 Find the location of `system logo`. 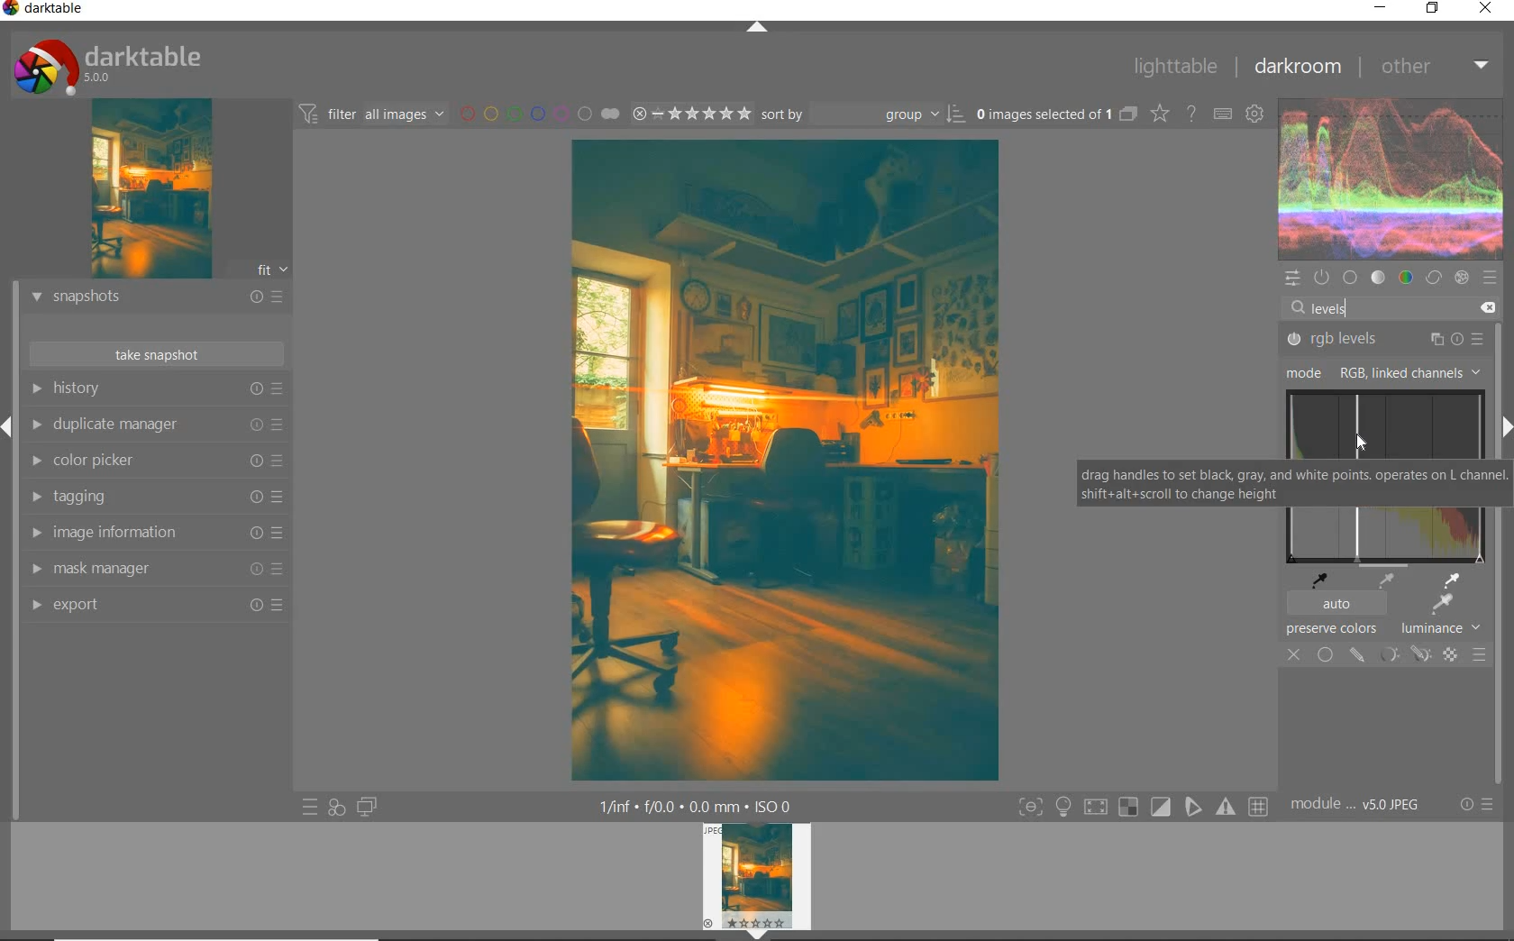

system logo is located at coordinates (104, 66).